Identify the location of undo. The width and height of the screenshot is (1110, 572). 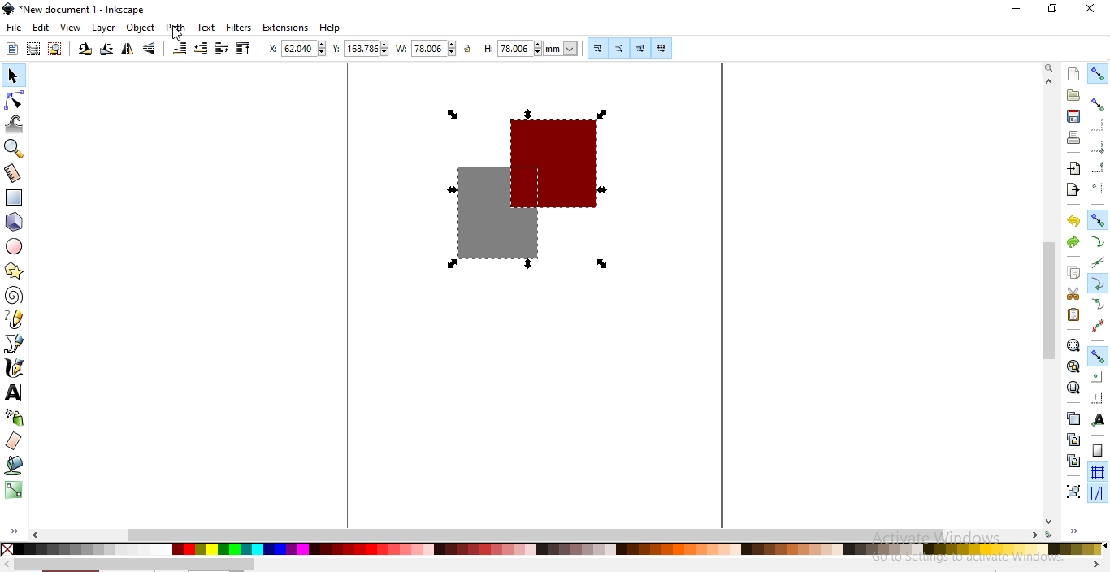
(1073, 221).